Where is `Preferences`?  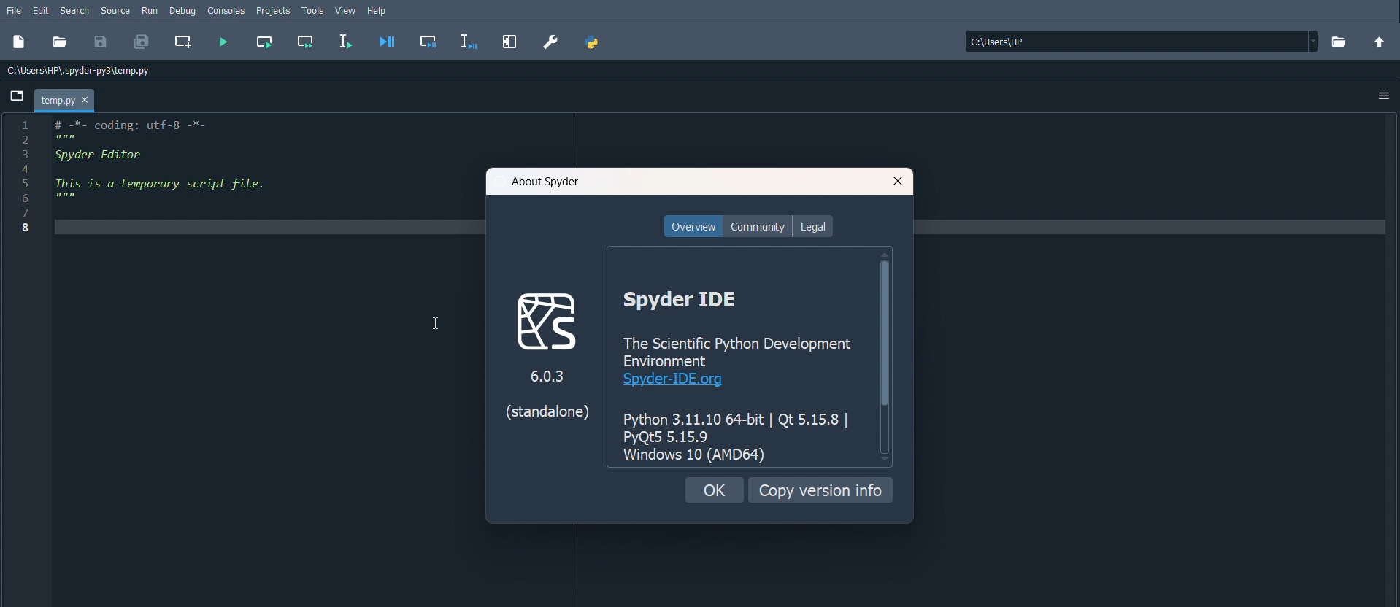 Preferences is located at coordinates (550, 39).